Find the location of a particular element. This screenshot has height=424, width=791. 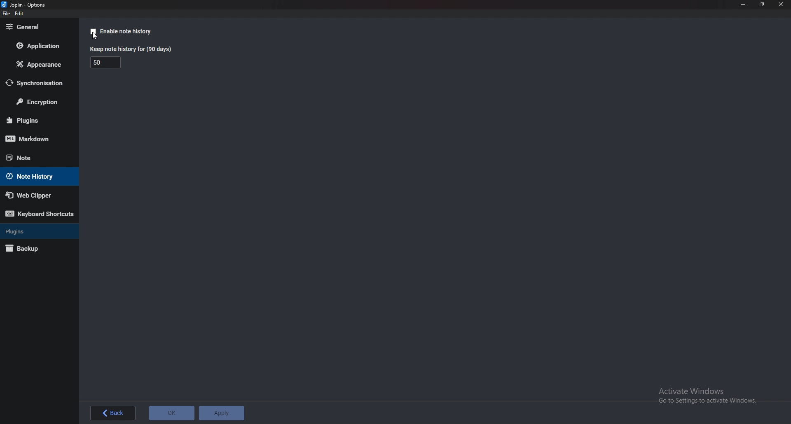

Plugins is located at coordinates (37, 231).